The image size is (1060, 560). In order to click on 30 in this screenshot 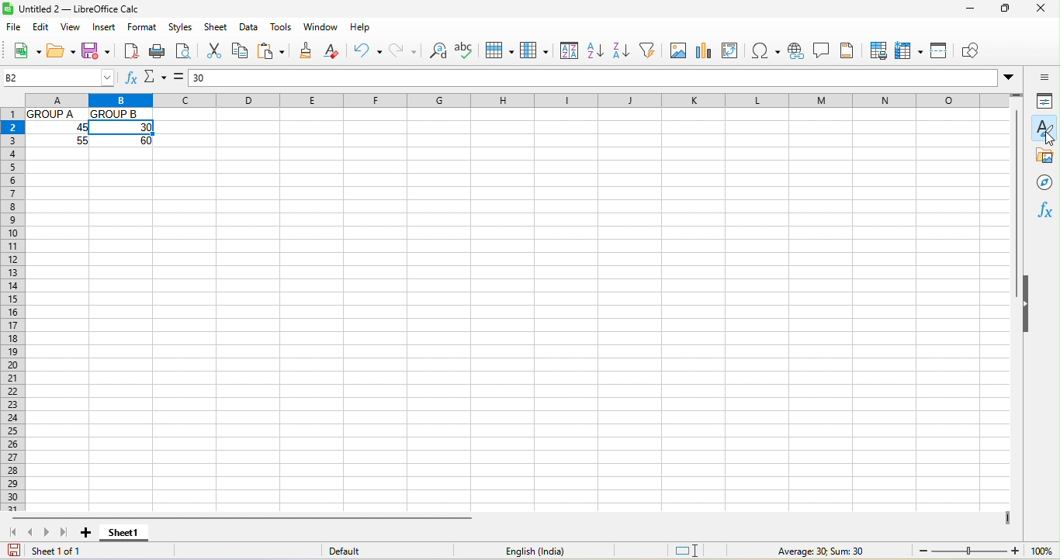, I will do `click(601, 78)`.